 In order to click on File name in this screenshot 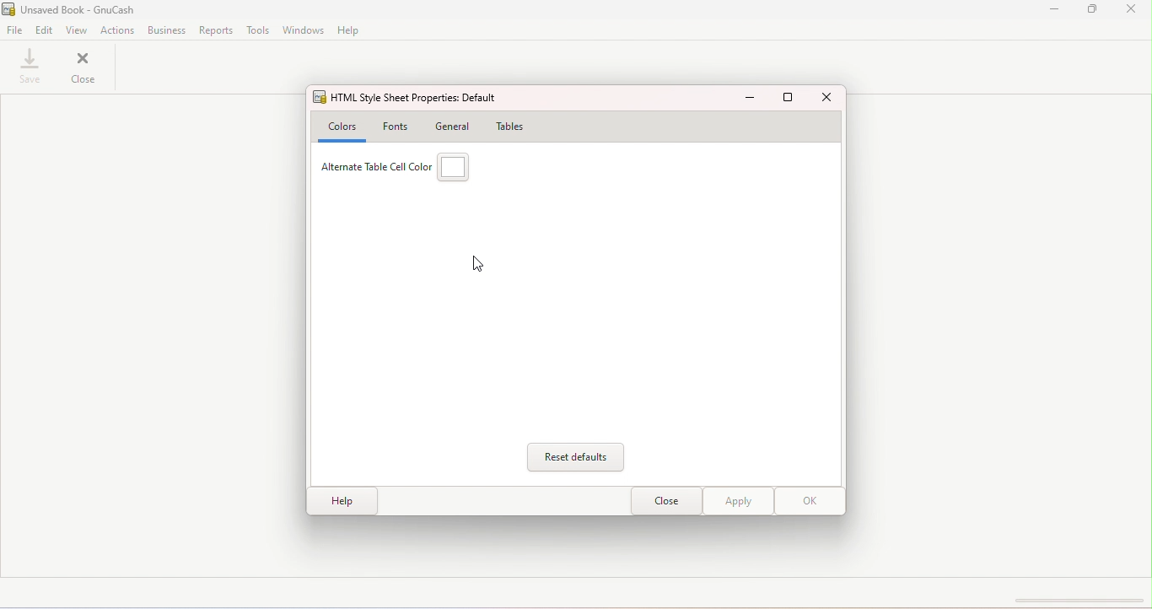, I will do `click(75, 11)`.